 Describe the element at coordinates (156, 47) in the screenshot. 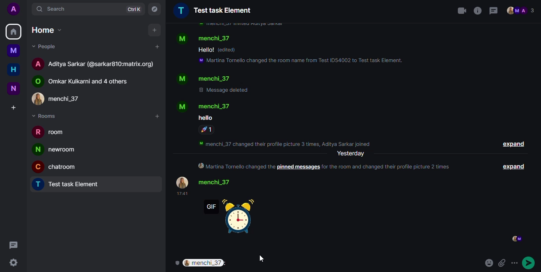

I see `add` at that location.